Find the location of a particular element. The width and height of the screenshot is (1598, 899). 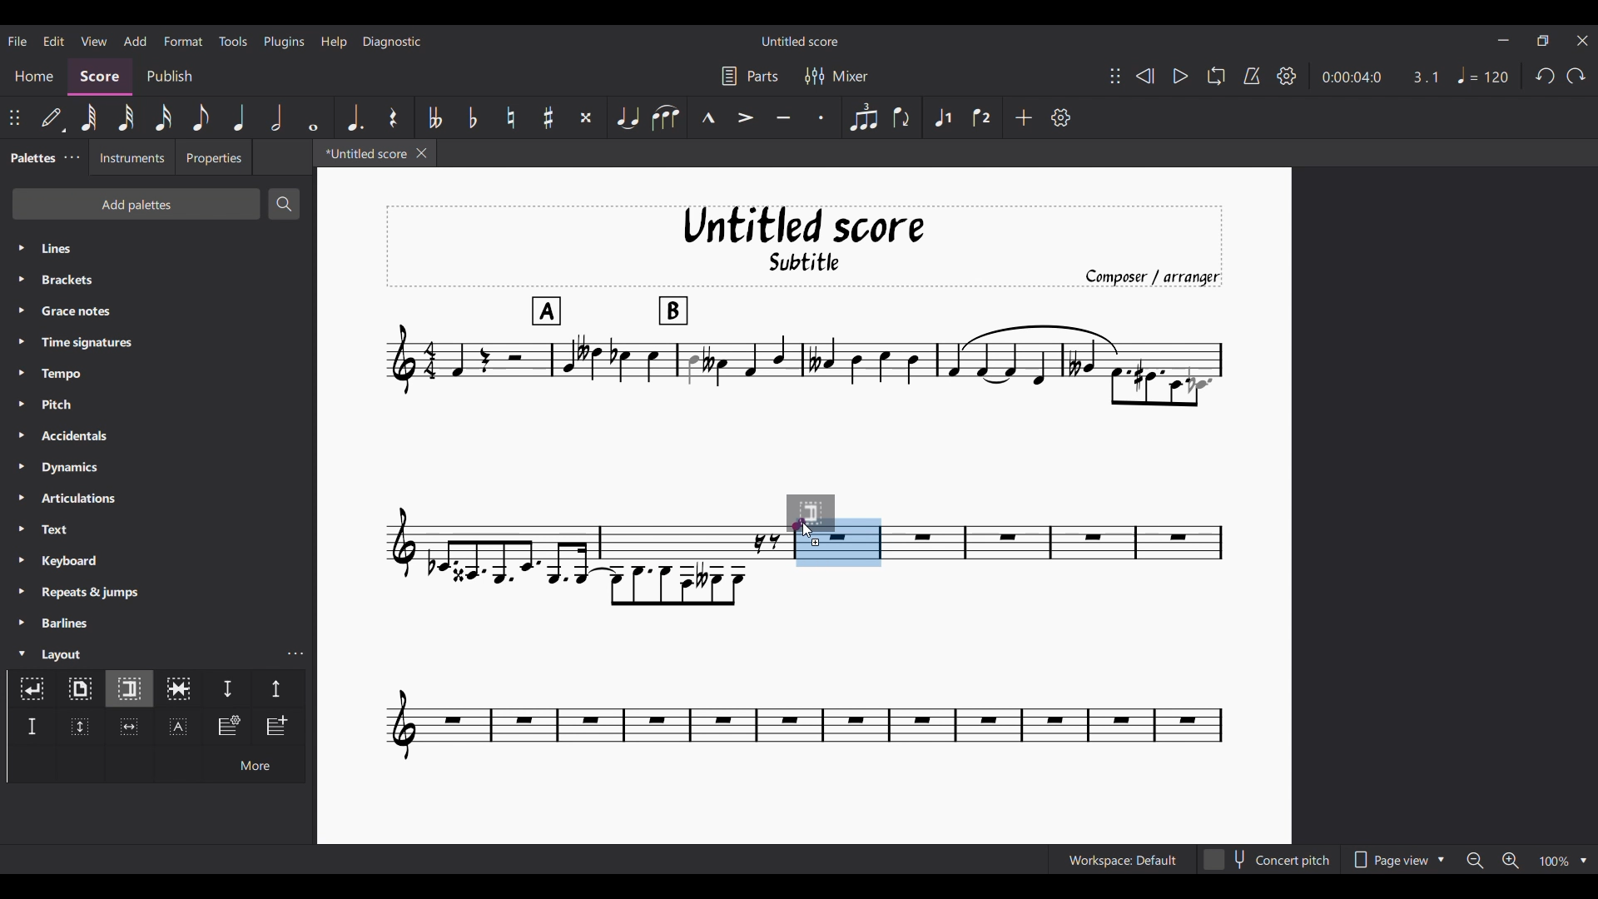

Layout is located at coordinates (141, 653).